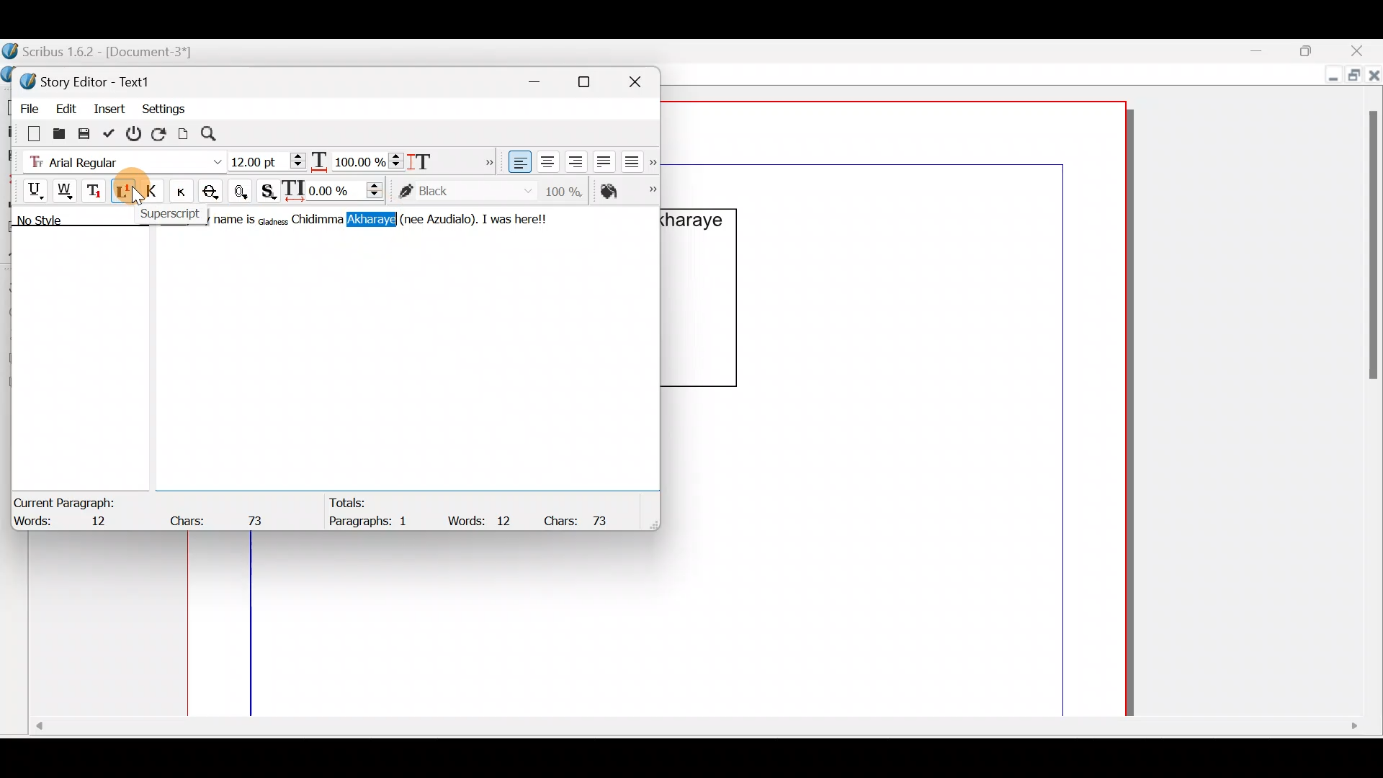  Describe the element at coordinates (27, 133) in the screenshot. I see `Clear all text` at that location.